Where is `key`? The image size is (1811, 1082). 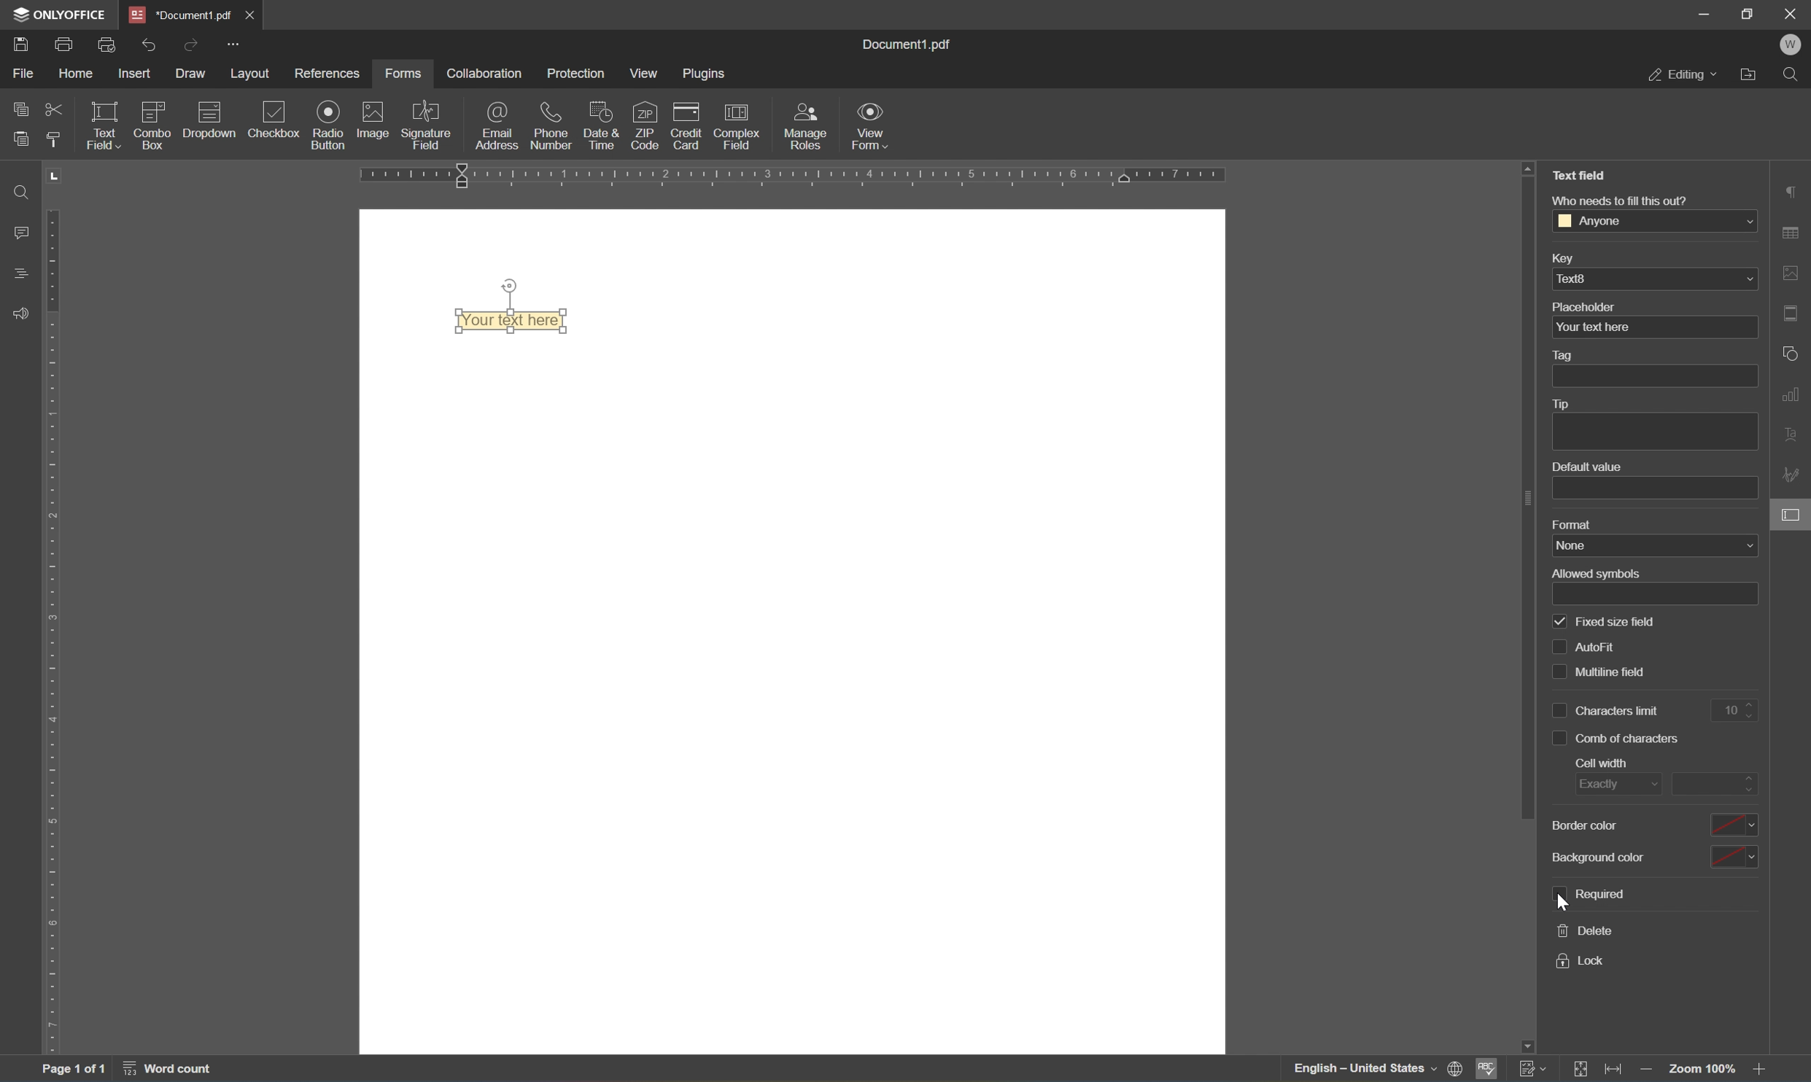 key is located at coordinates (1570, 257).